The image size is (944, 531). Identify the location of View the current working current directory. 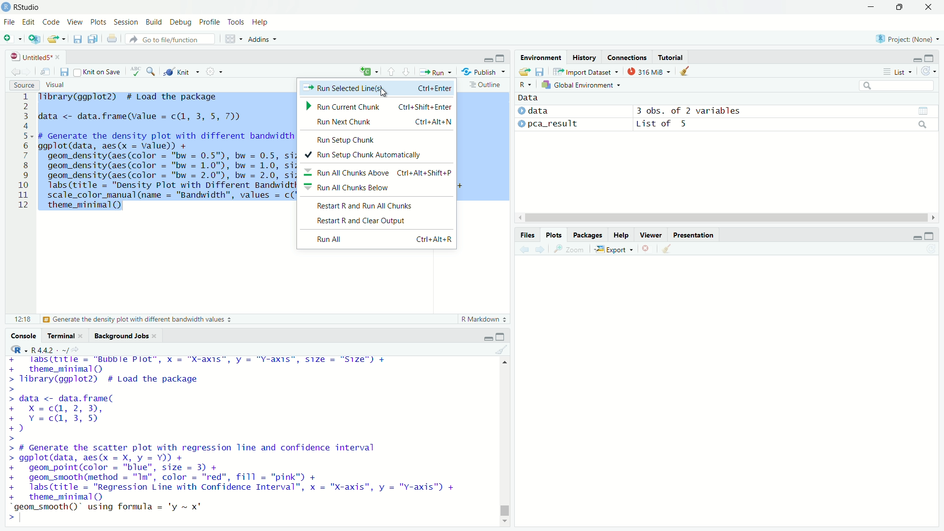
(76, 349).